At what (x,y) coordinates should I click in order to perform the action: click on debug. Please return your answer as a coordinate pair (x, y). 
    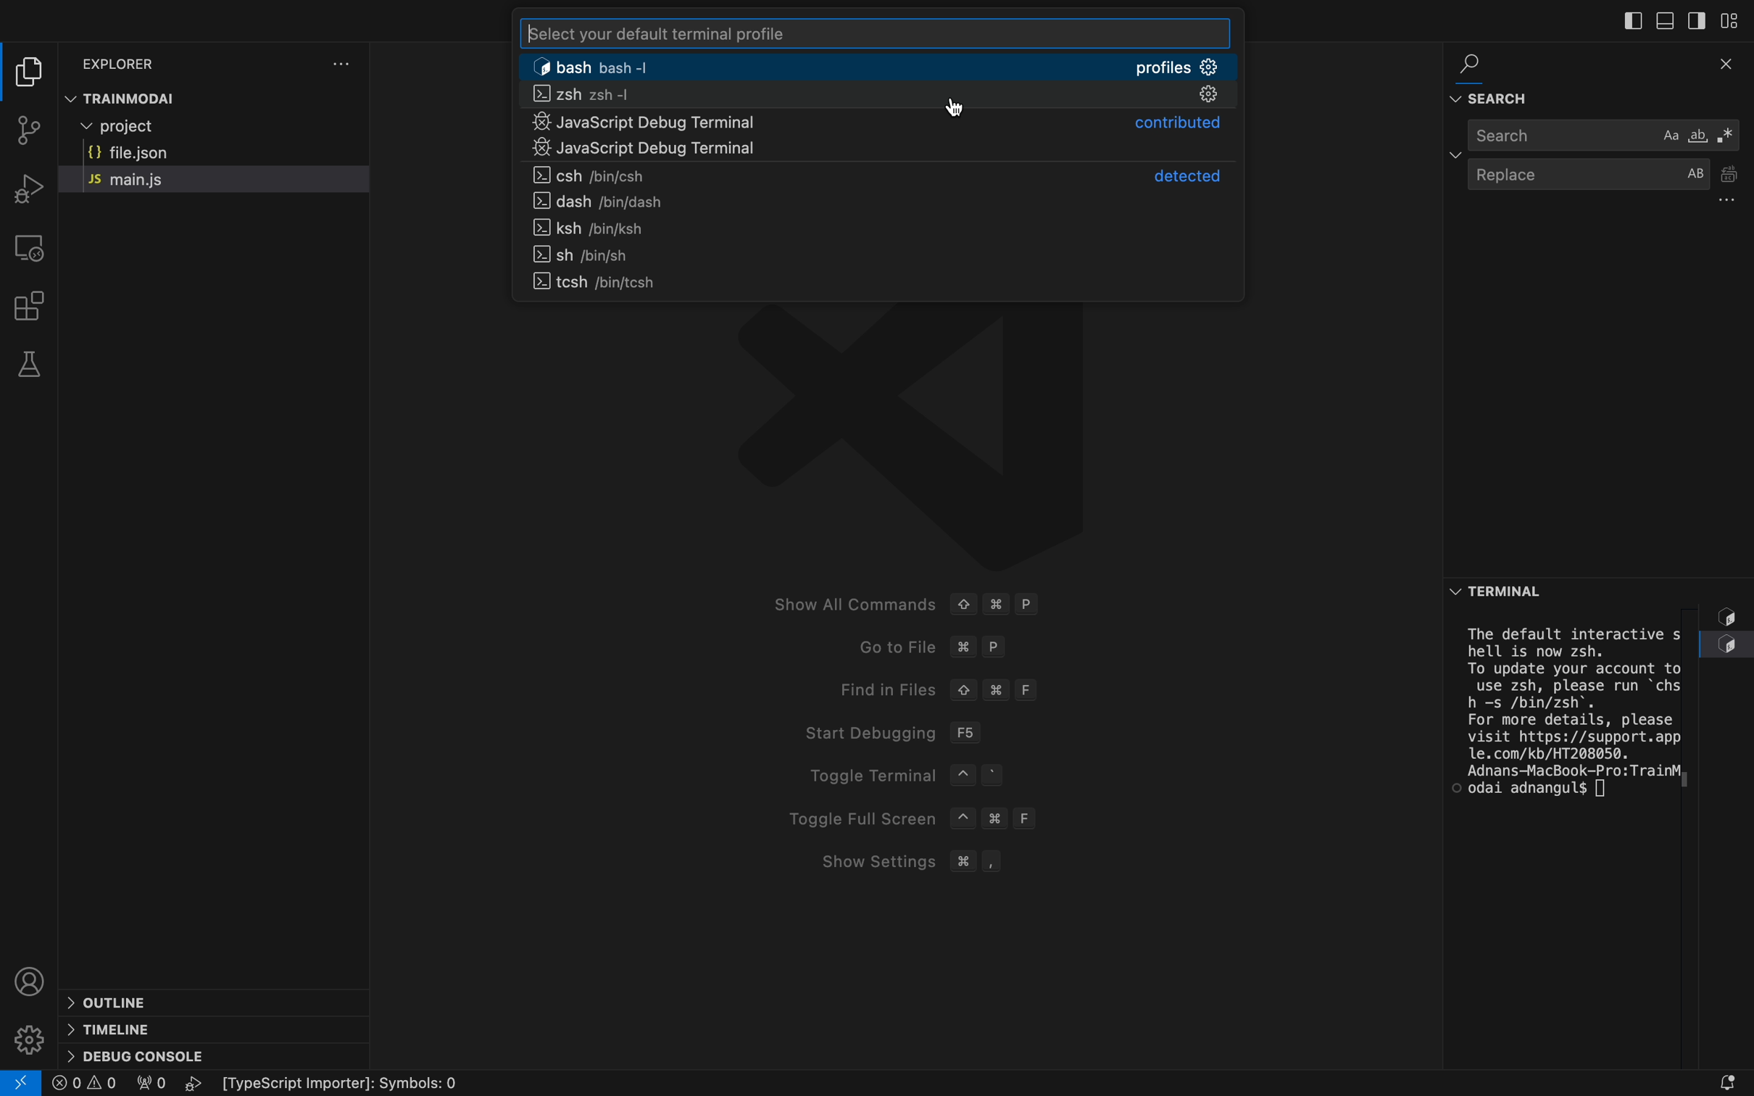
    Looking at the image, I should click on (25, 188).